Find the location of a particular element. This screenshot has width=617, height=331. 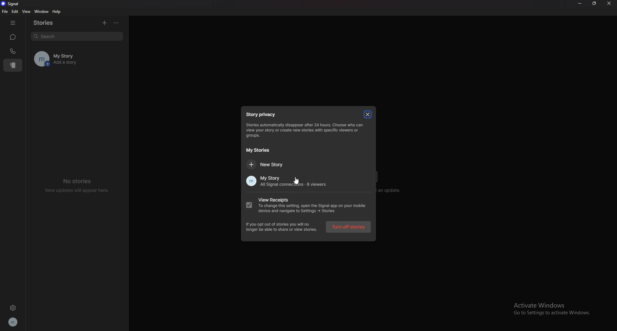

signal is located at coordinates (11, 4).